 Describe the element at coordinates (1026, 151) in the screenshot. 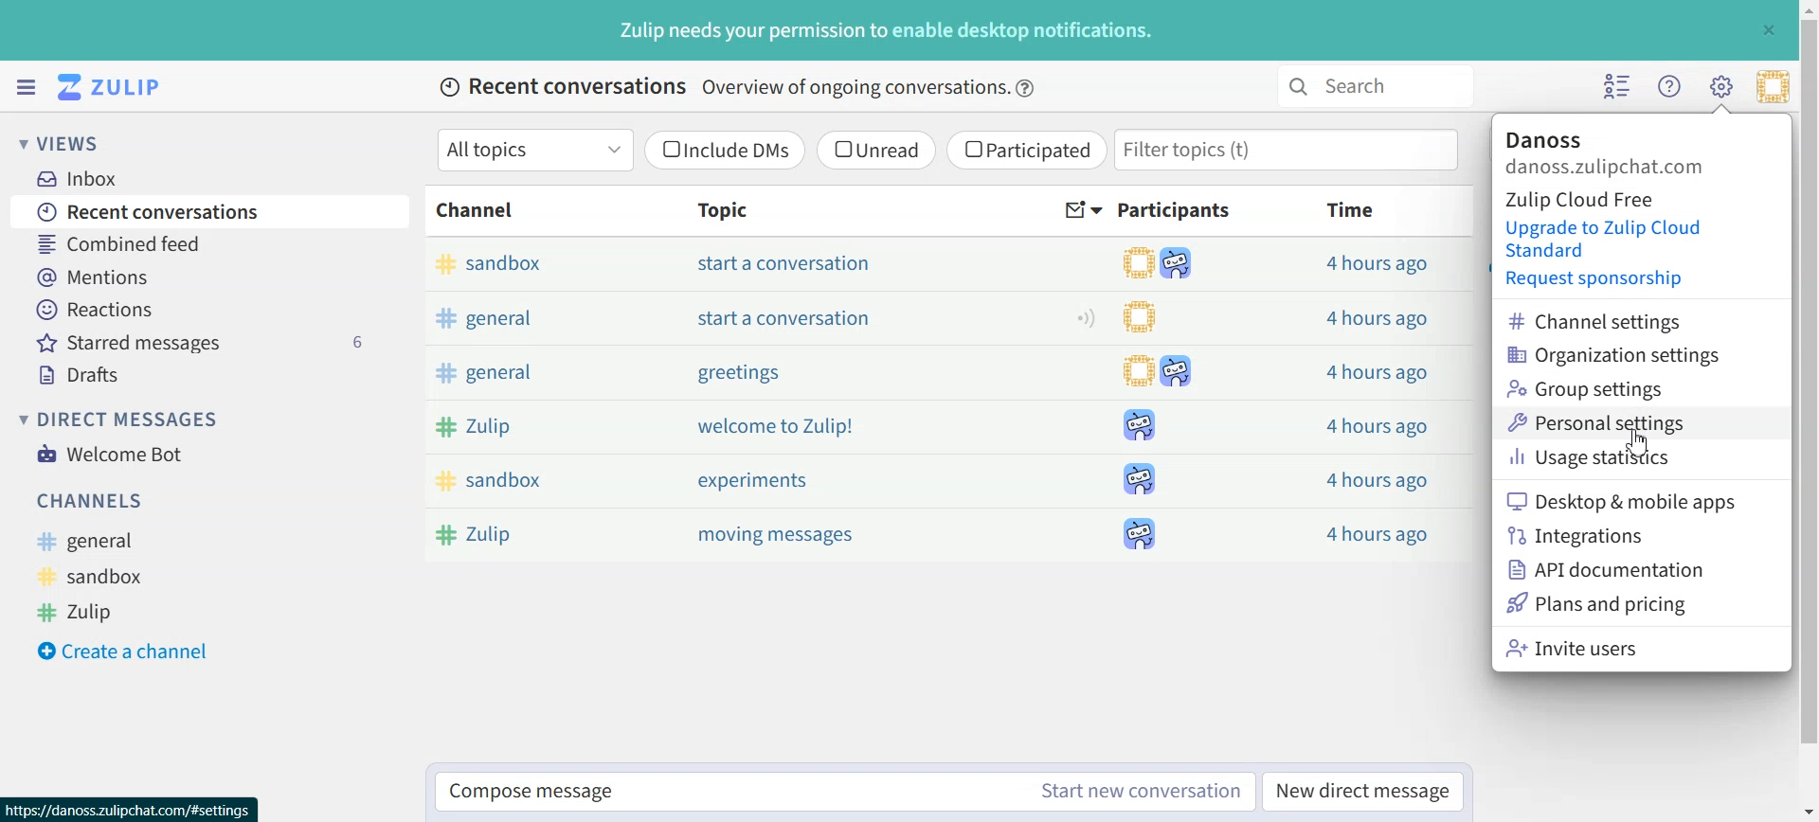

I see `Participated` at that location.